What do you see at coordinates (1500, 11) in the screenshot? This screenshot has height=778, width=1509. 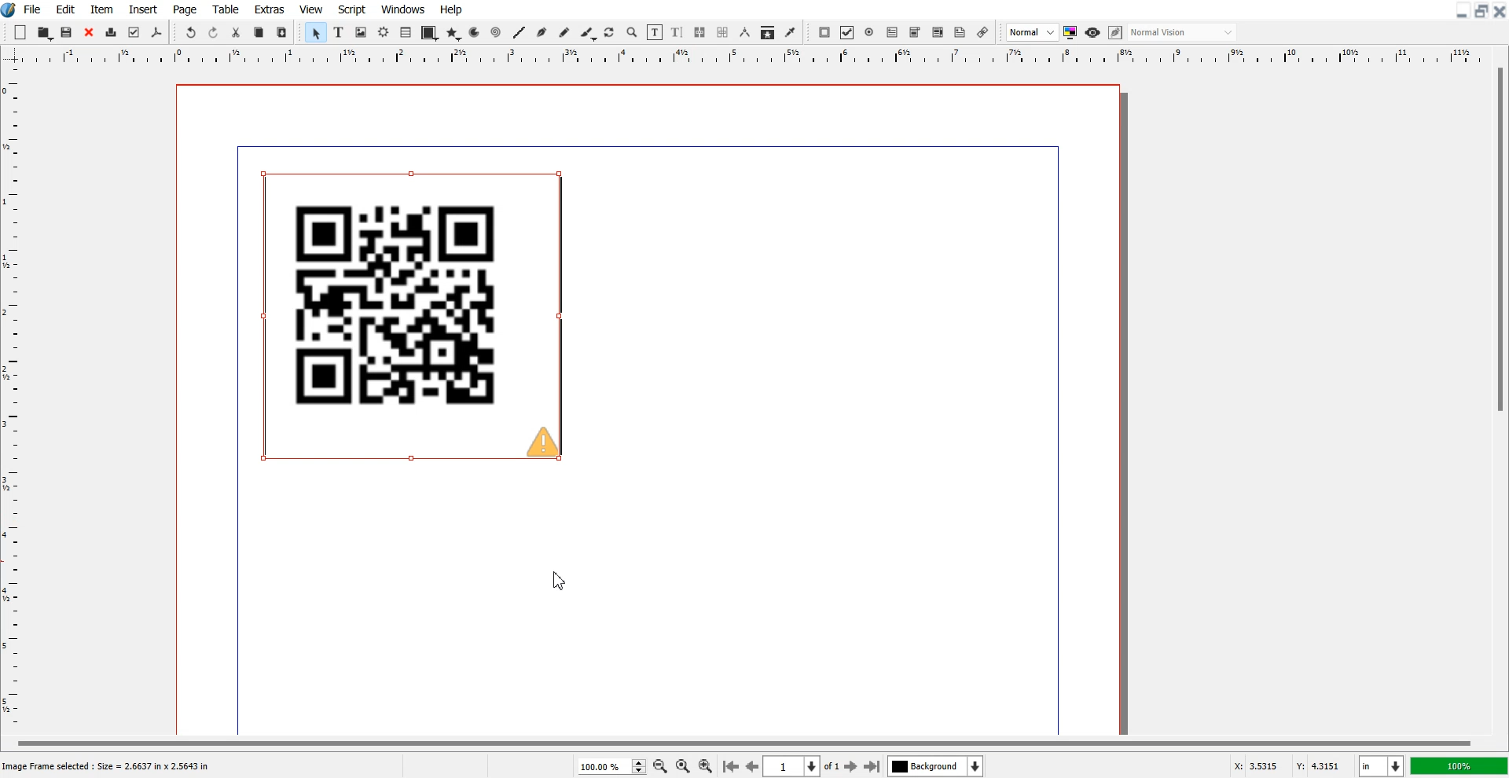 I see `Close` at bounding box center [1500, 11].